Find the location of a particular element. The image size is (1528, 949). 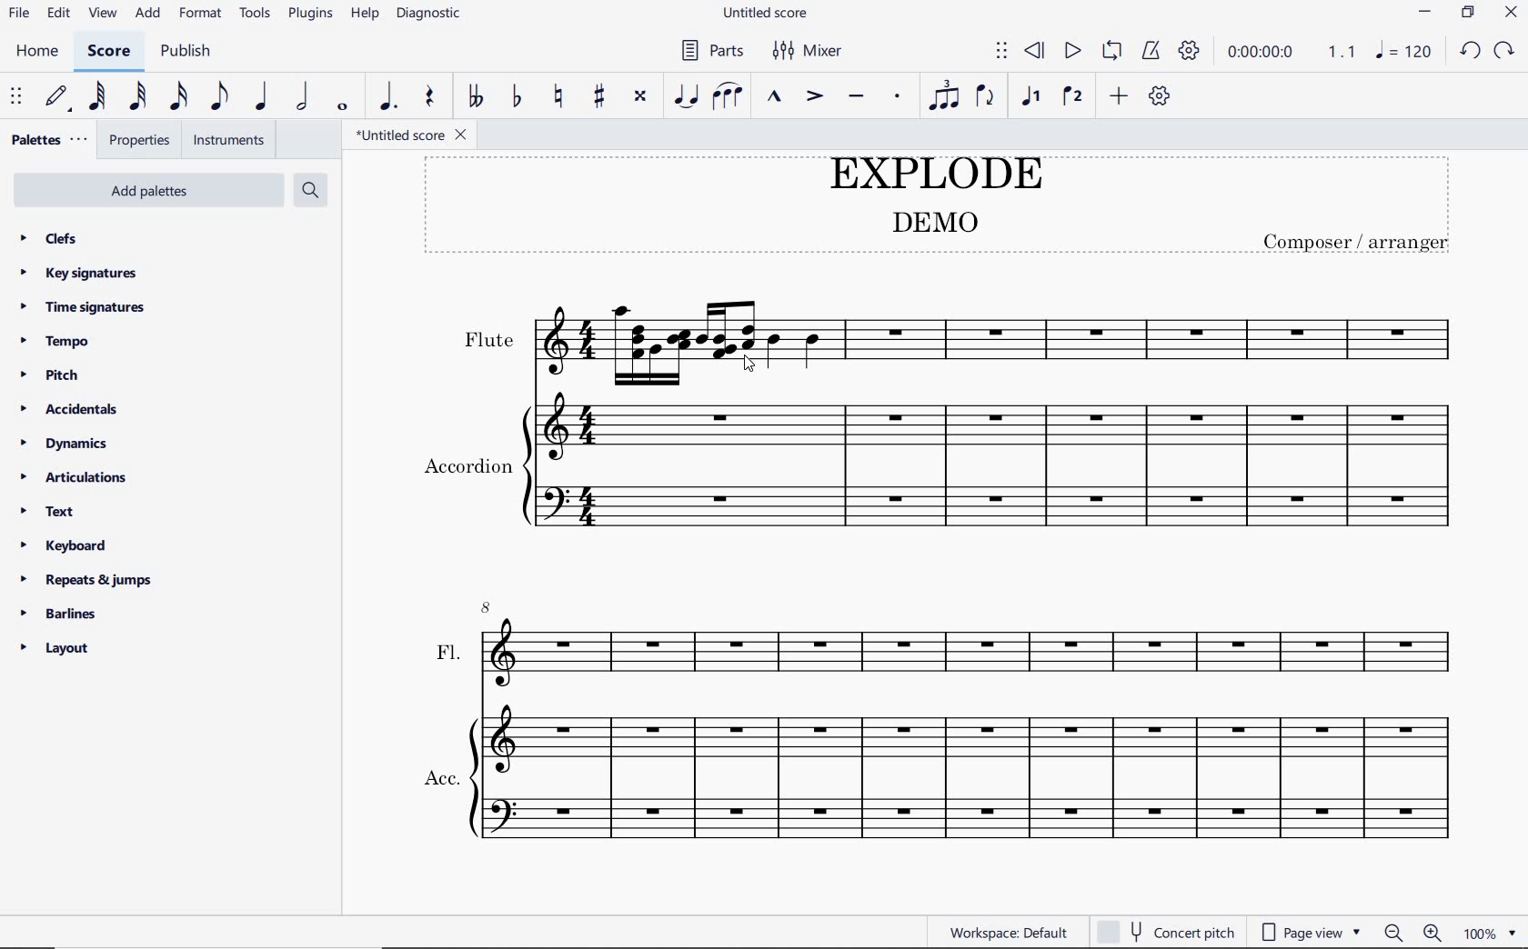

accidentals is located at coordinates (75, 409).